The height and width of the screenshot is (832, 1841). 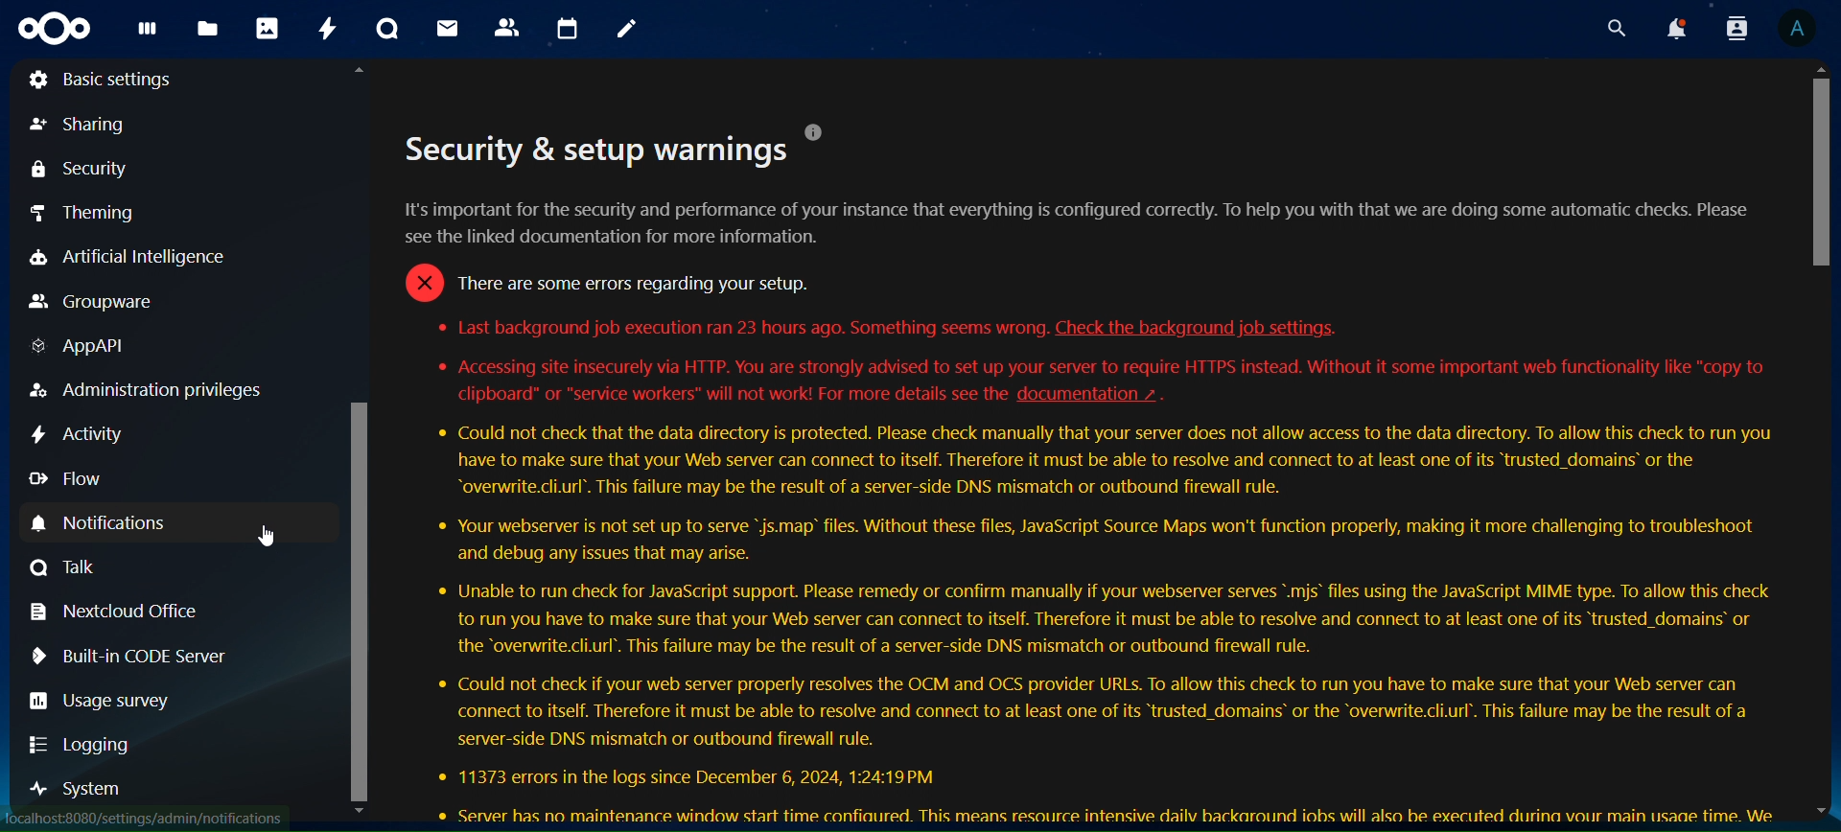 I want to click on mail, so click(x=445, y=29).